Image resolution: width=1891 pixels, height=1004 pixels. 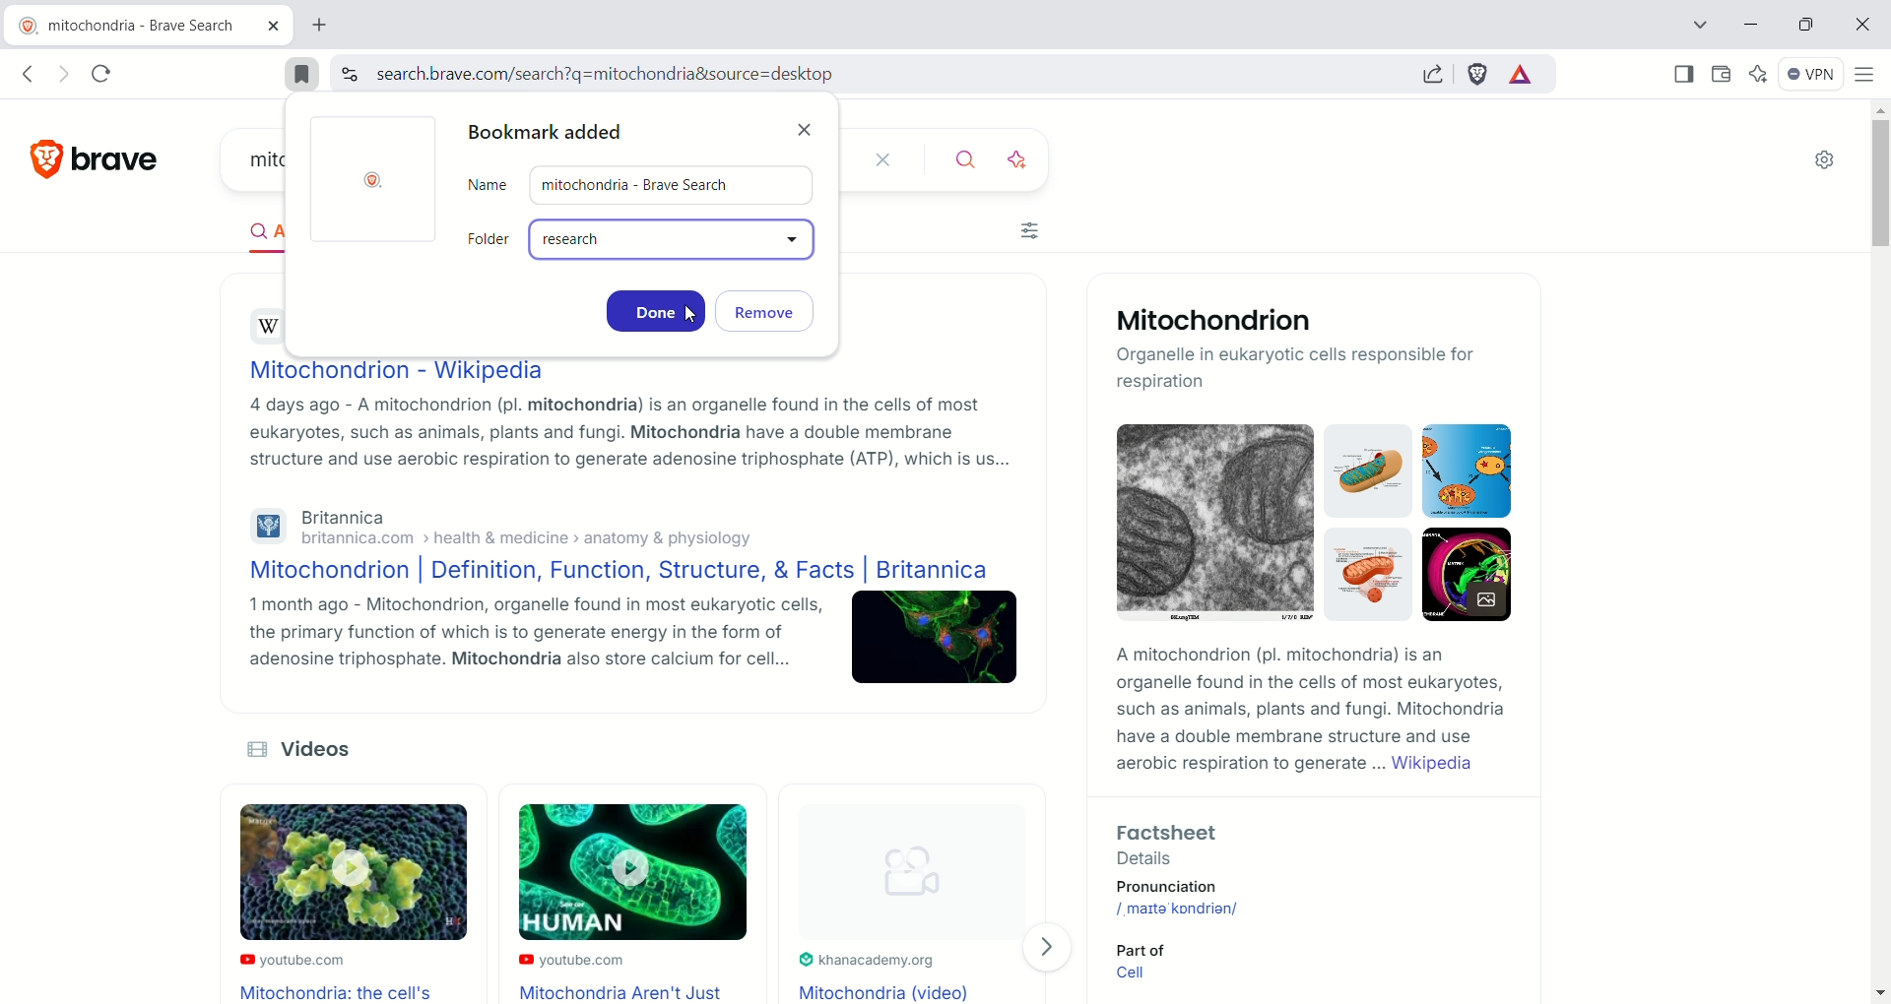 I want to click on Mitochondrion -Organelle in eukaryotic cells responsible for respiration, so click(x=1313, y=350).